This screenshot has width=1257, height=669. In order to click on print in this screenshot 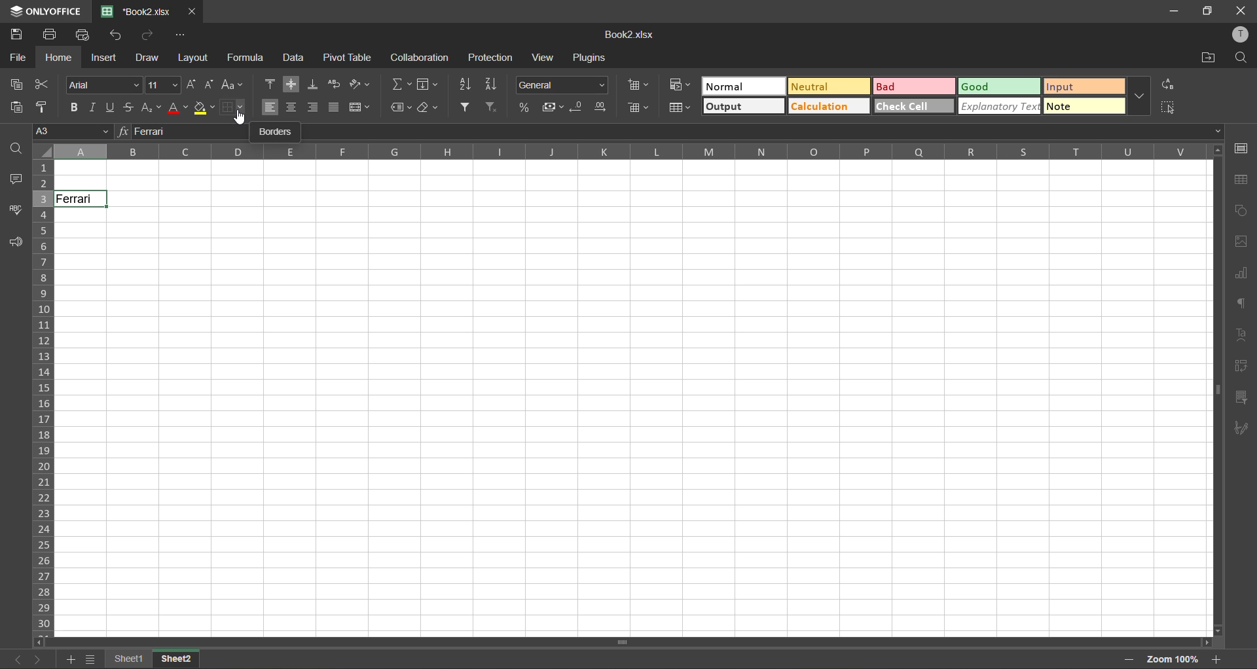, I will do `click(51, 33)`.